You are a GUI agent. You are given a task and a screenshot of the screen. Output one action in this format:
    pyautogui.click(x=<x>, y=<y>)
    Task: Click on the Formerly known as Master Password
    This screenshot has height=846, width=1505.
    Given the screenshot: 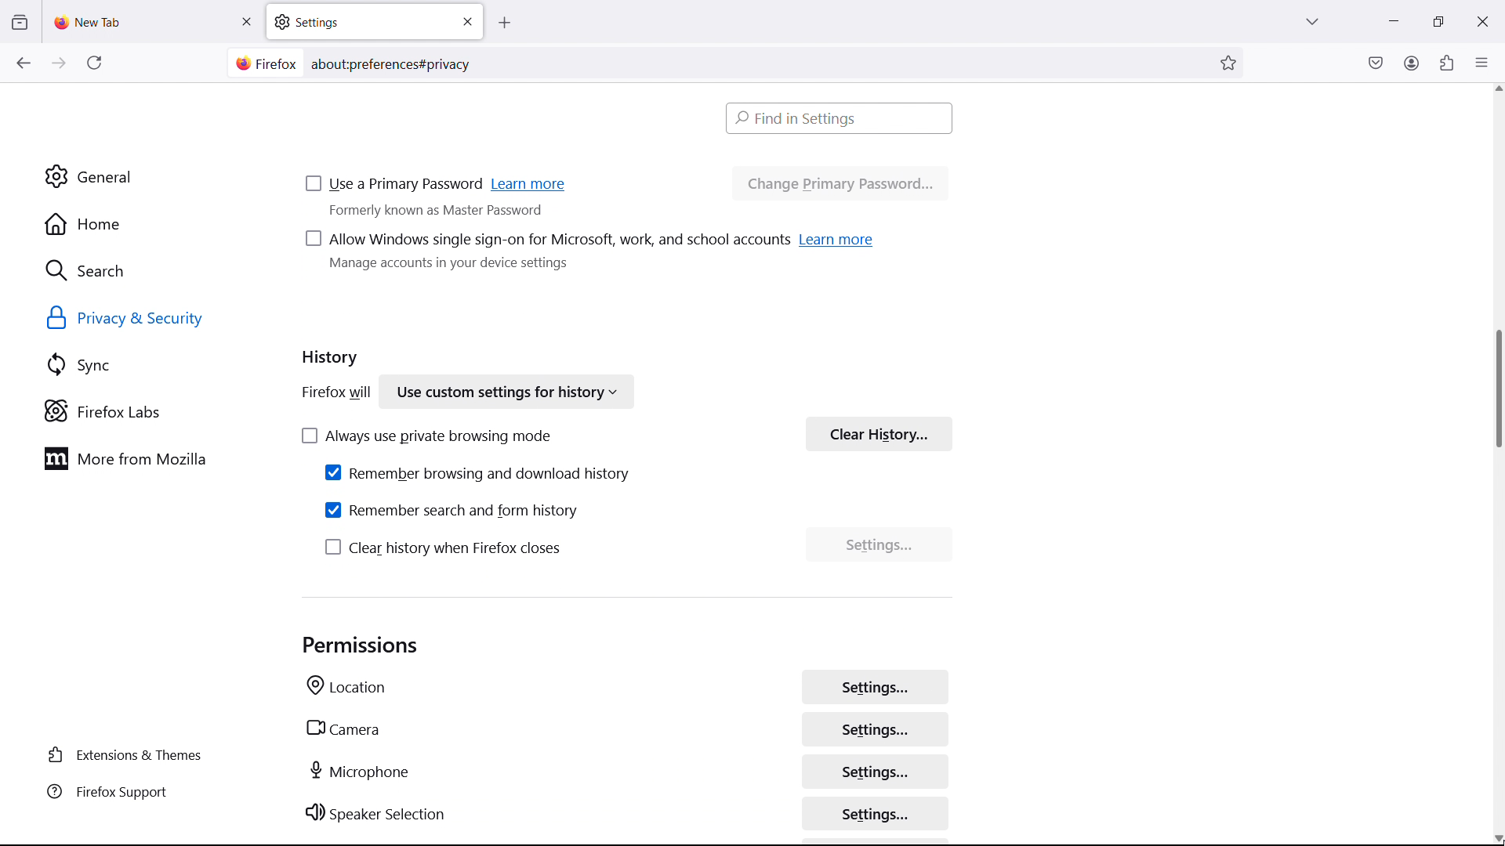 What is the action you would take?
    pyautogui.click(x=459, y=213)
    